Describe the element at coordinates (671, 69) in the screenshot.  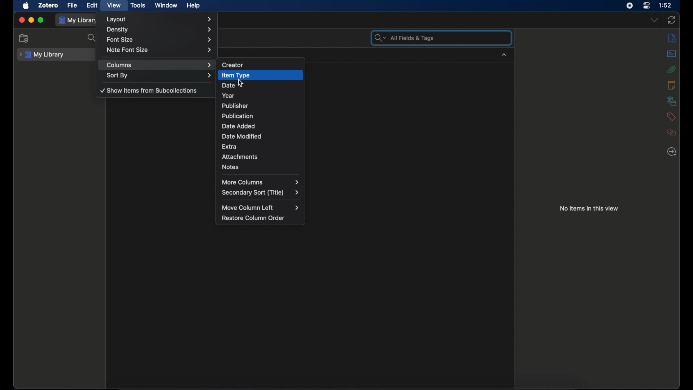
I see `attachments` at that location.